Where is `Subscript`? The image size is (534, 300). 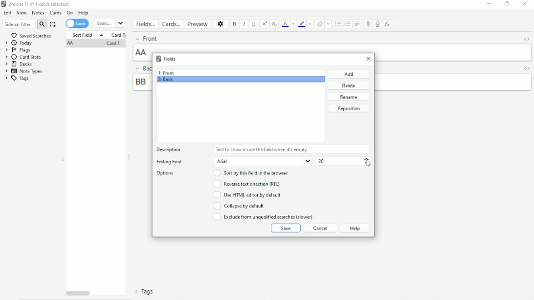 Subscript is located at coordinates (274, 24).